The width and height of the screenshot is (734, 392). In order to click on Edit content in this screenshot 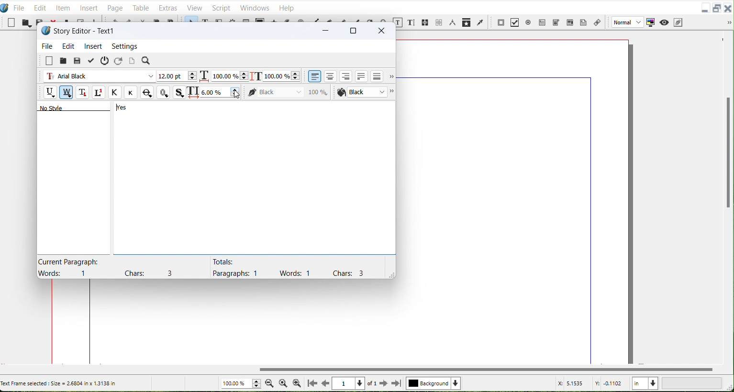, I will do `click(398, 22)`.